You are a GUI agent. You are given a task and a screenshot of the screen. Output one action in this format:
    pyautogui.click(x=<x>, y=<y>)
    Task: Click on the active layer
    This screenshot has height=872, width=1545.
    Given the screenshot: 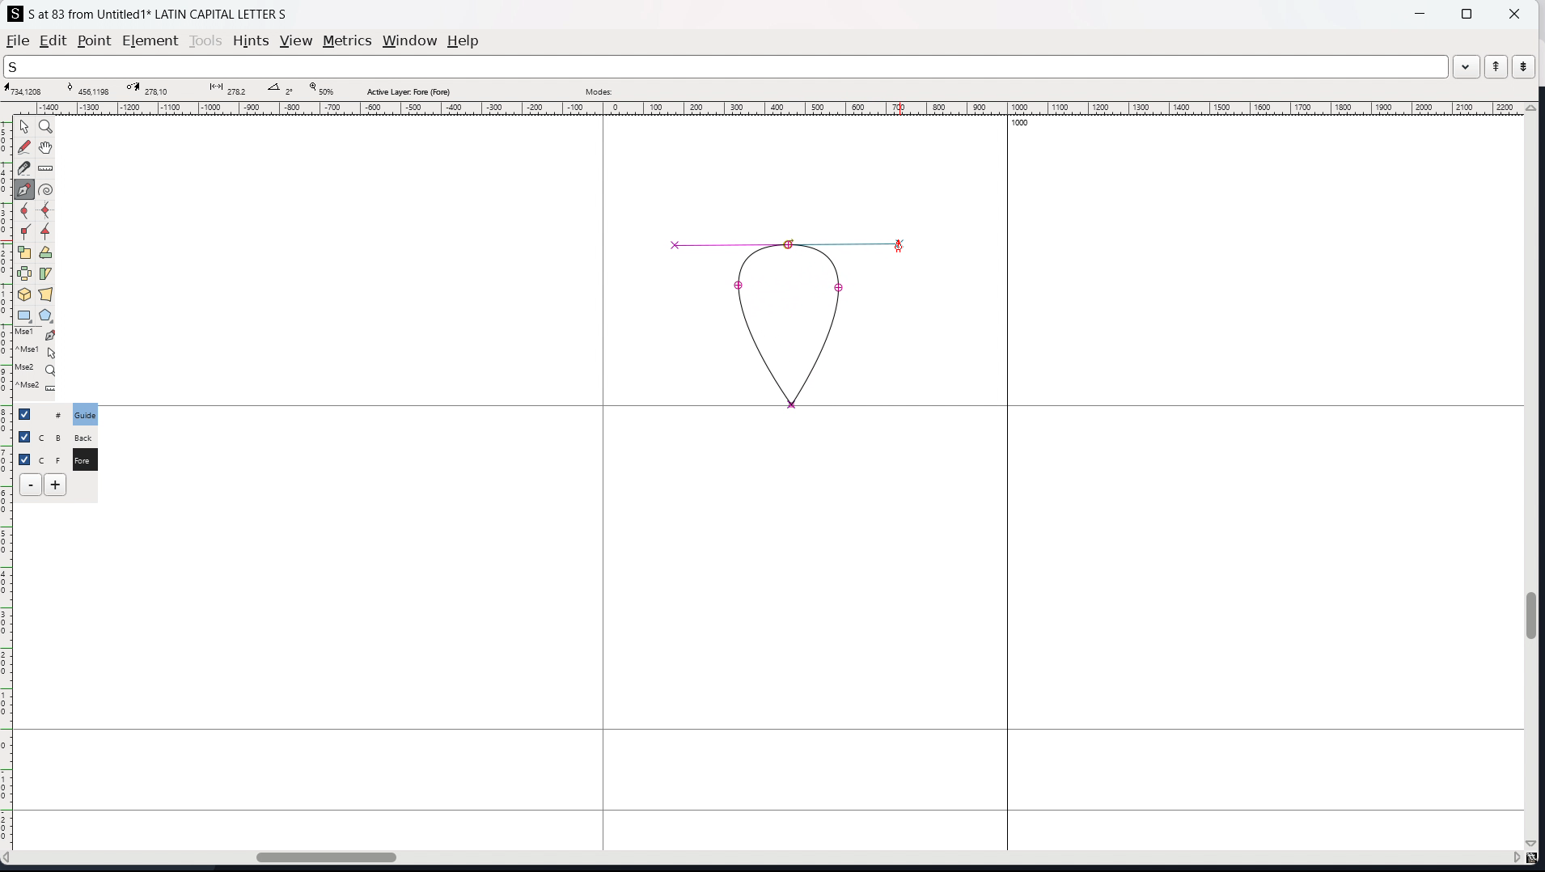 What is the action you would take?
    pyautogui.click(x=408, y=91)
    